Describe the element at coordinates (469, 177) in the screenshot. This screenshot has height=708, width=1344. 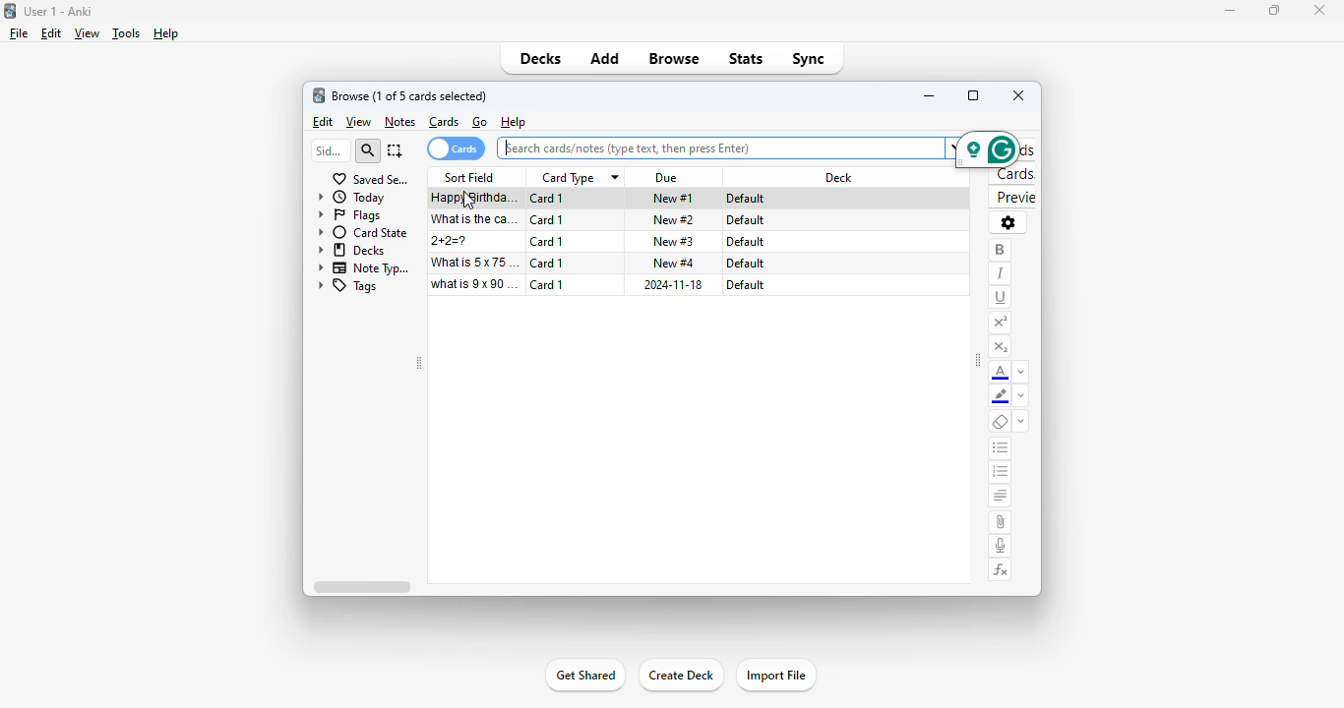
I see `sort field` at that location.